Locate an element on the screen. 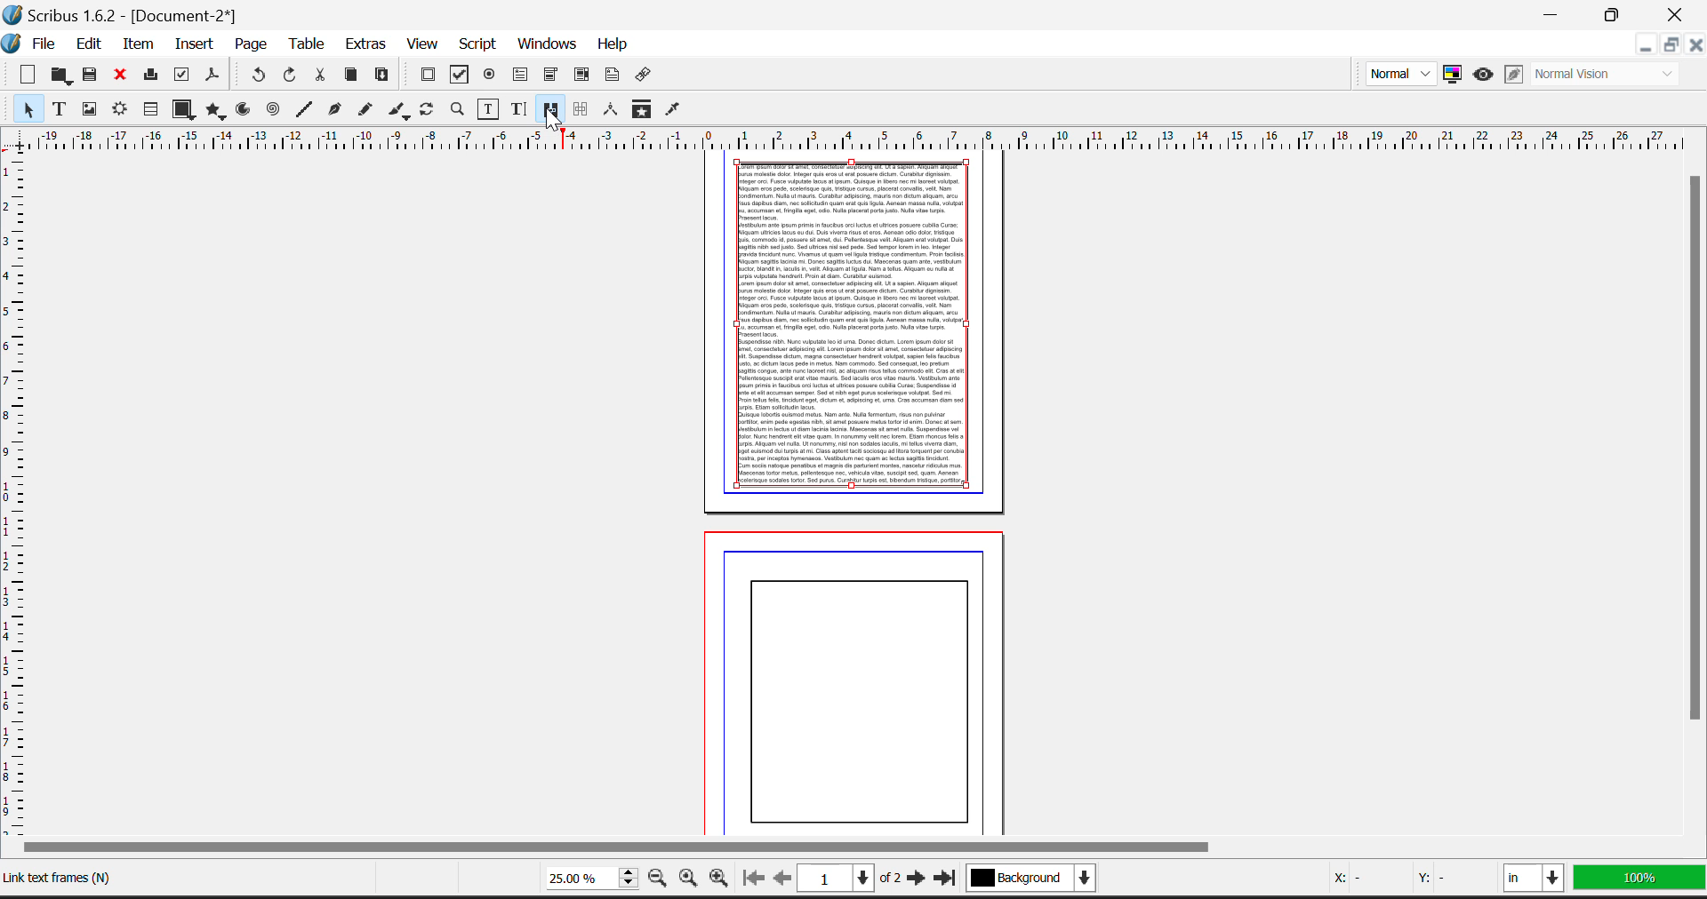 This screenshot has width=1707, height=899. Delink Text Frames is located at coordinates (582, 109).